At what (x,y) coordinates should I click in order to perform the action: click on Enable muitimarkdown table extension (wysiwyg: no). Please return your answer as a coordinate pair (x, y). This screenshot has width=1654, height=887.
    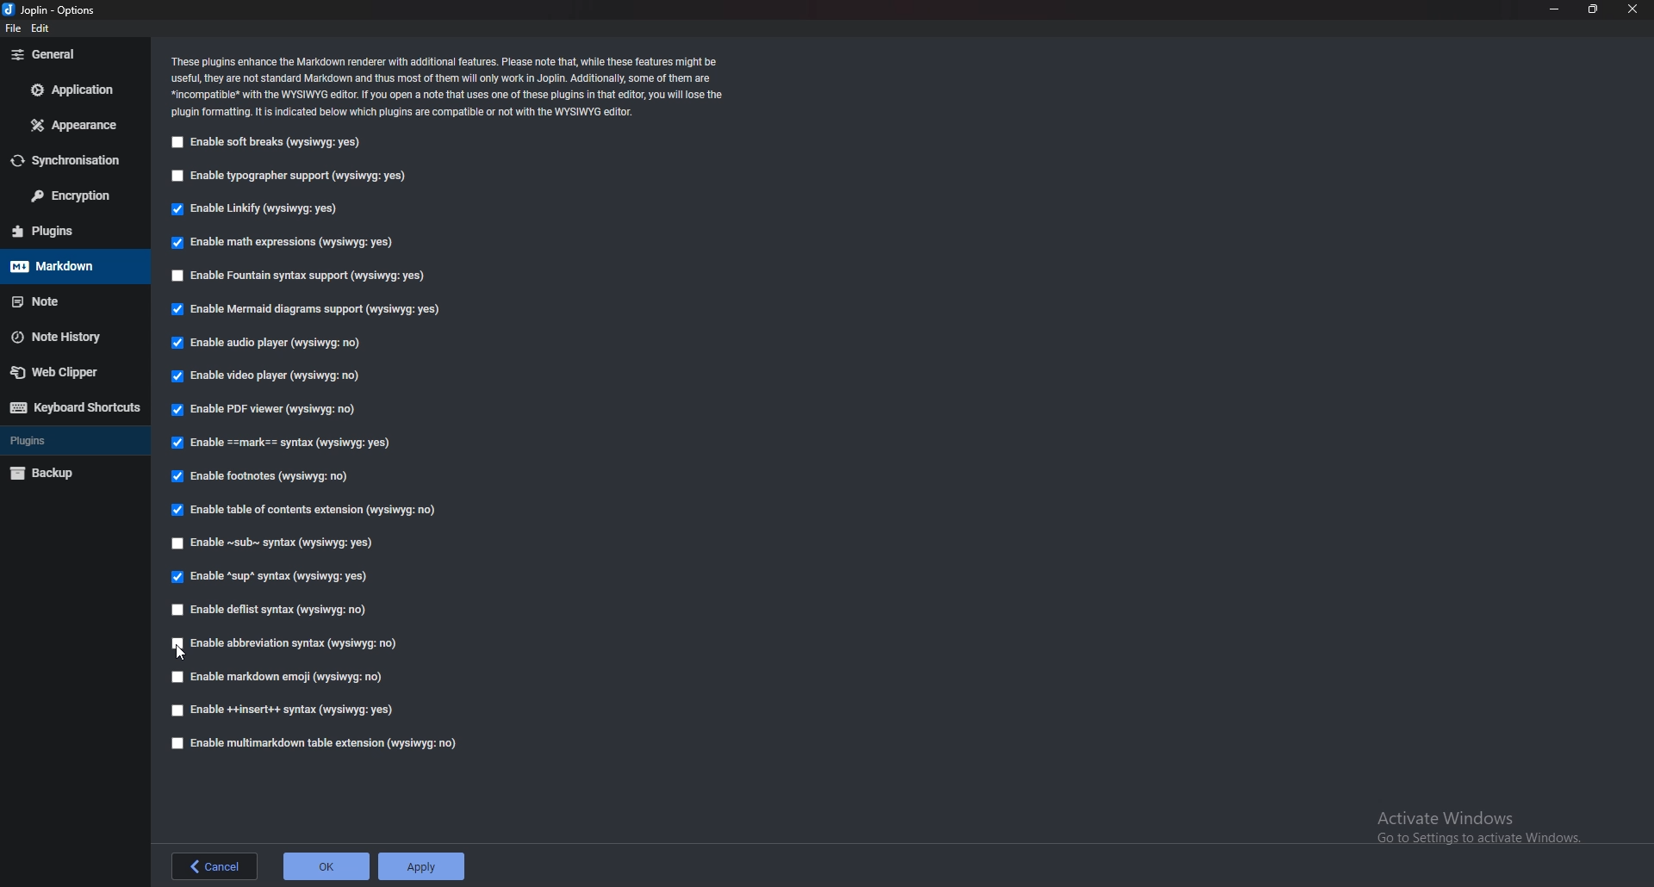
    Looking at the image, I should click on (314, 742).